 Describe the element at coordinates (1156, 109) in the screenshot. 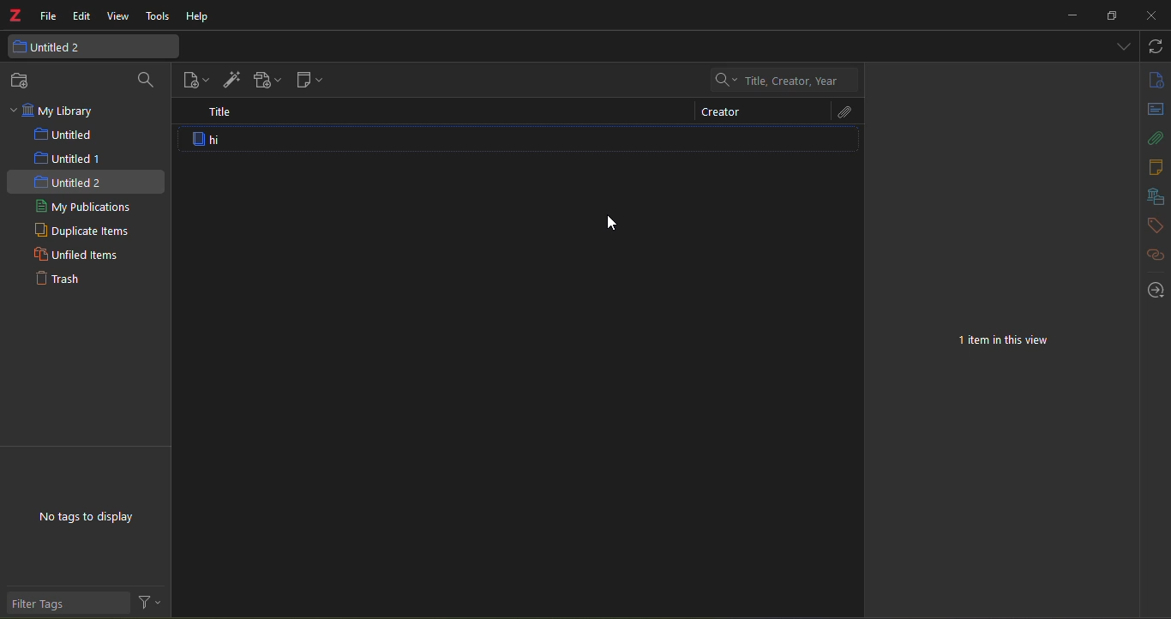

I see `abstract` at that location.